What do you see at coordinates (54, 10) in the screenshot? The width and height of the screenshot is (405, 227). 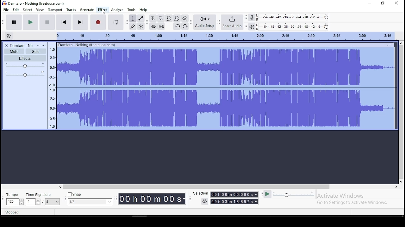 I see `transport` at bounding box center [54, 10].